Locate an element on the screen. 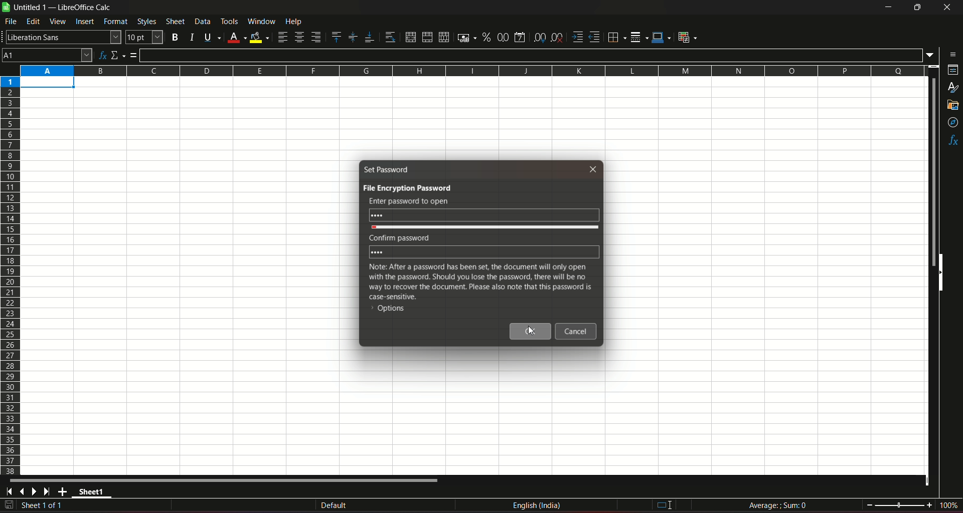 Image resolution: width=963 pixels, height=513 pixels.   align is located at coordinates (282, 37).